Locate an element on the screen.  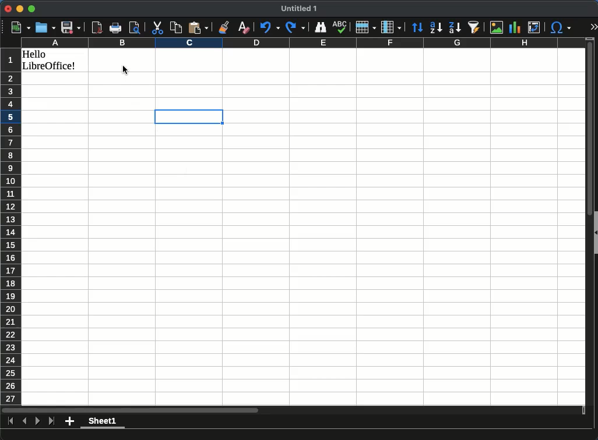
new is located at coordinates (18, 26).